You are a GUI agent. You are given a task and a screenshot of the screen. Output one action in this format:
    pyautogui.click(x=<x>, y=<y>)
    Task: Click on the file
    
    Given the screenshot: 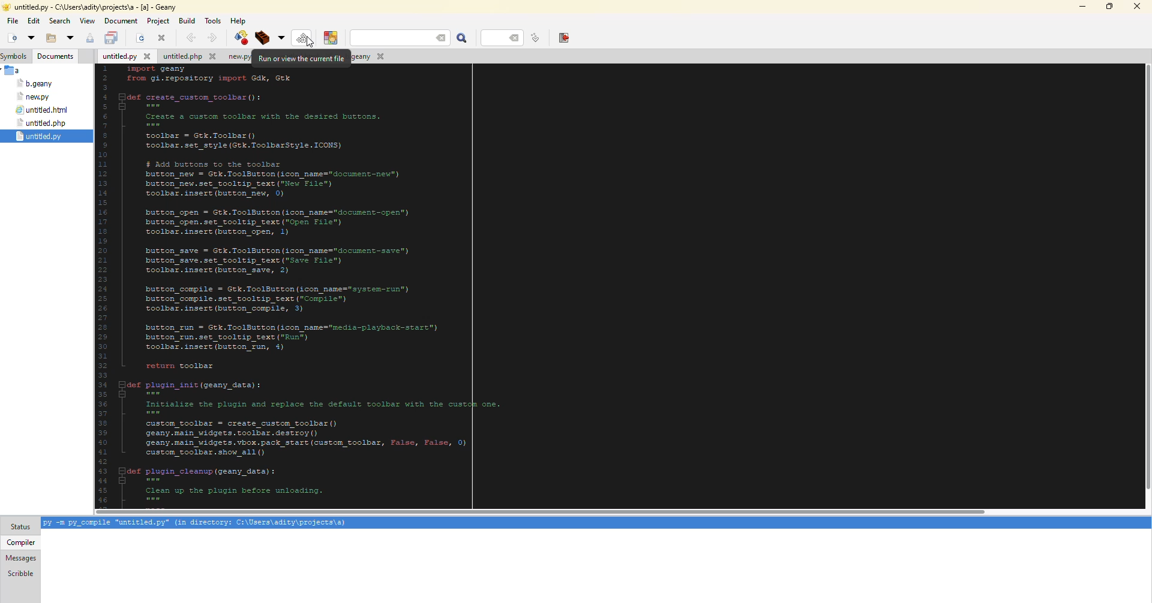 What is the action you would take?
    pyautogui.click(x=40, y=136)
    